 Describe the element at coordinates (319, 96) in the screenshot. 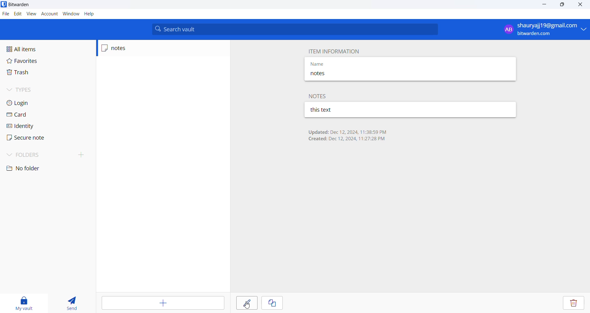

I see `notes` at that location.